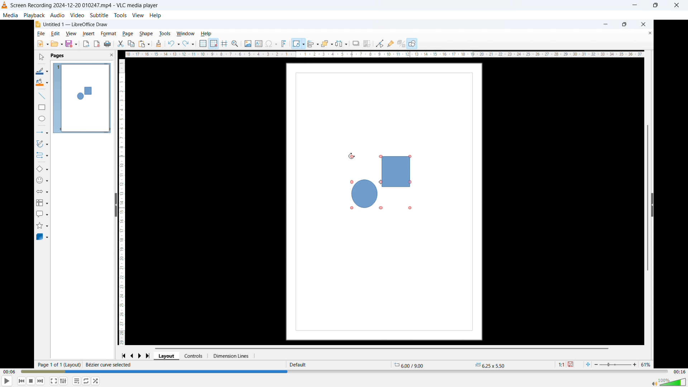 The height and width of the screenshot is (387, 688). Describe the element at coordinates (120, 15) in the screenshot. I see `Tools ` at that location.